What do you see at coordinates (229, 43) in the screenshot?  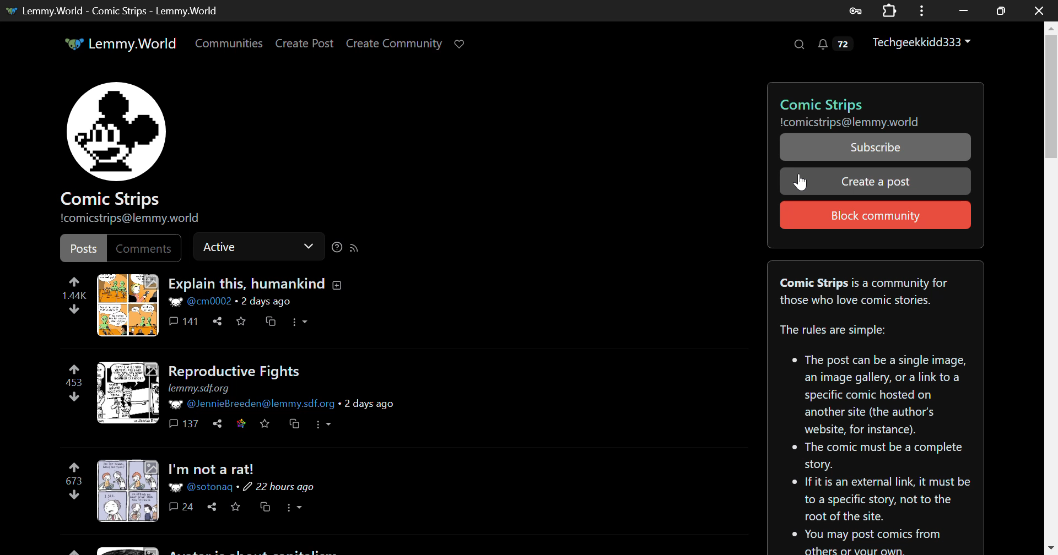 I see `Communities Page Hyperlink` at bounding box center [229, 43].